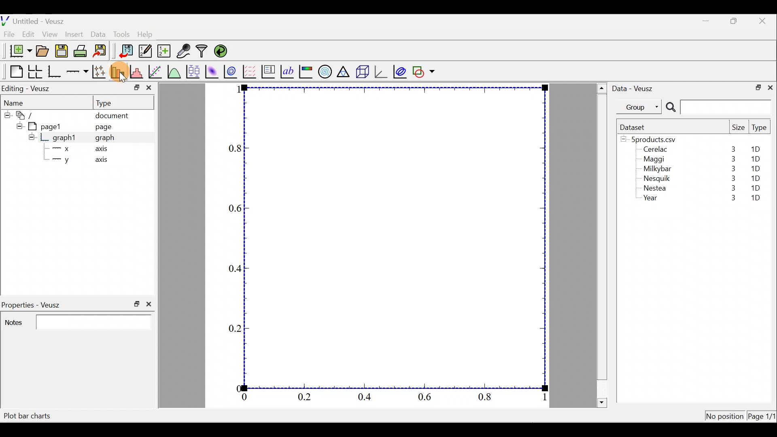 The height and width of the screenshot is (437, 777). What do you see at coordinates (763, 21) in the screenshot?
I see `close` at bounding box center [763, 21].